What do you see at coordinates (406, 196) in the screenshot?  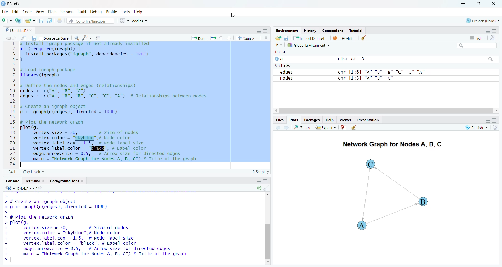 I see `graph` at bounding box center [406, 196].